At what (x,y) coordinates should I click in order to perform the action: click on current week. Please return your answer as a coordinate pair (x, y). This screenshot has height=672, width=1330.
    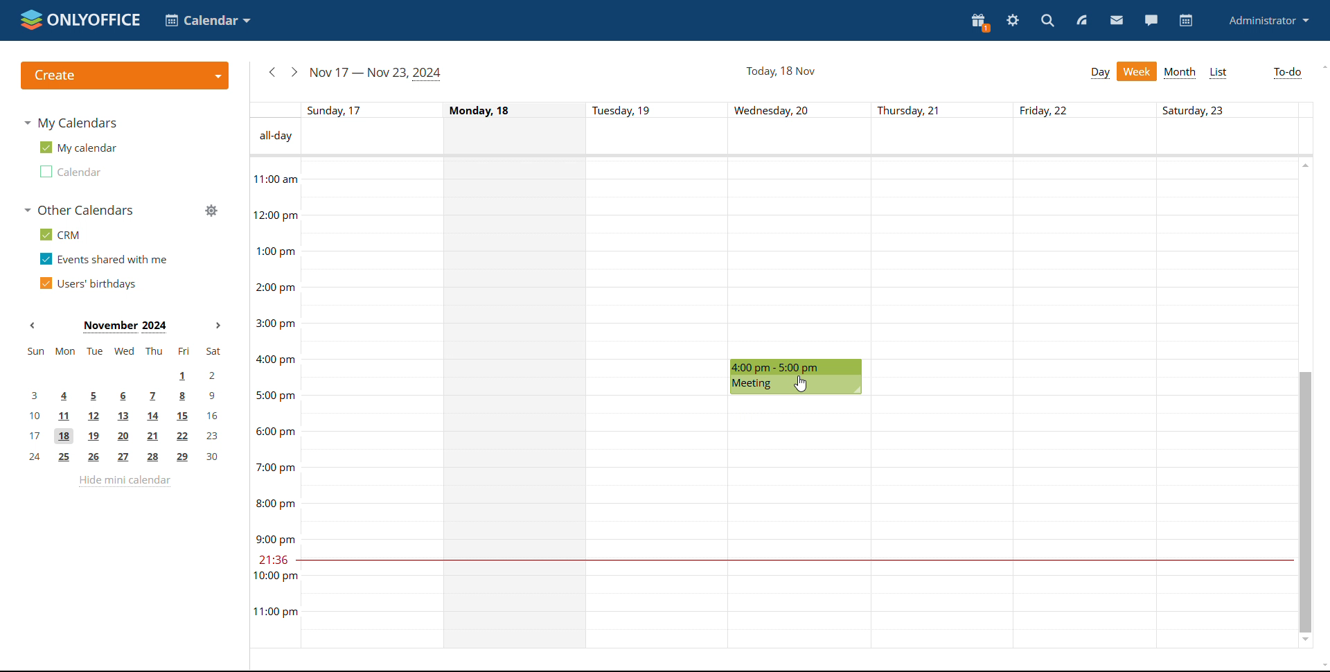
    Looking at the image, I should click on (375, 73).